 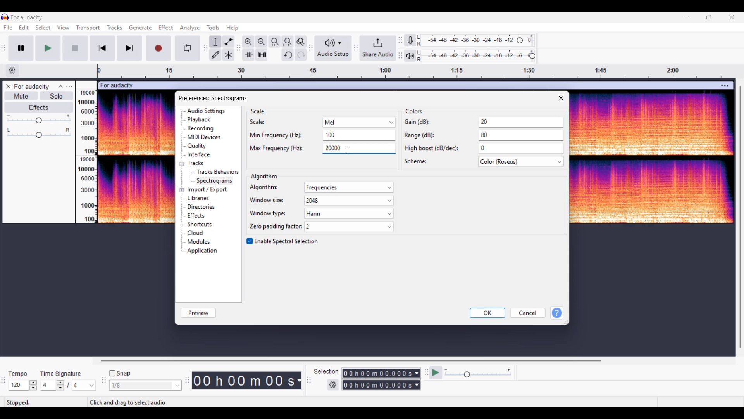 I want to click on Get help, so click(x=557, y=313).